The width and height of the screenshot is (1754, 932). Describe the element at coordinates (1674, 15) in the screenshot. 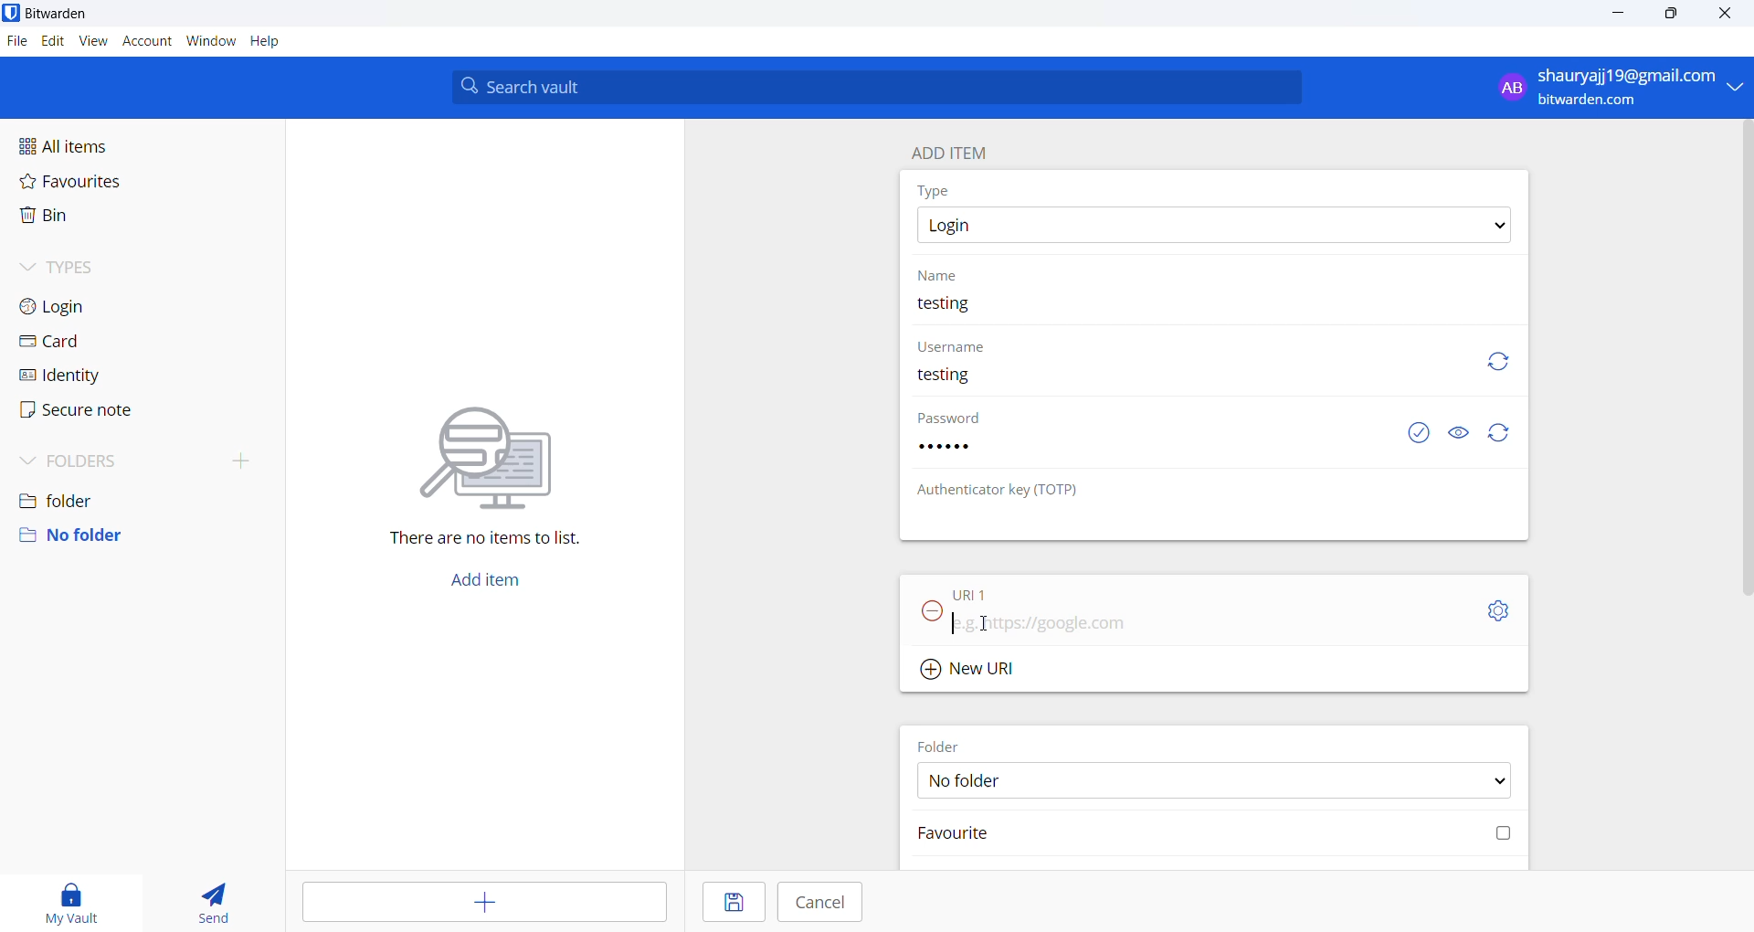

I see `maximize` at that location.